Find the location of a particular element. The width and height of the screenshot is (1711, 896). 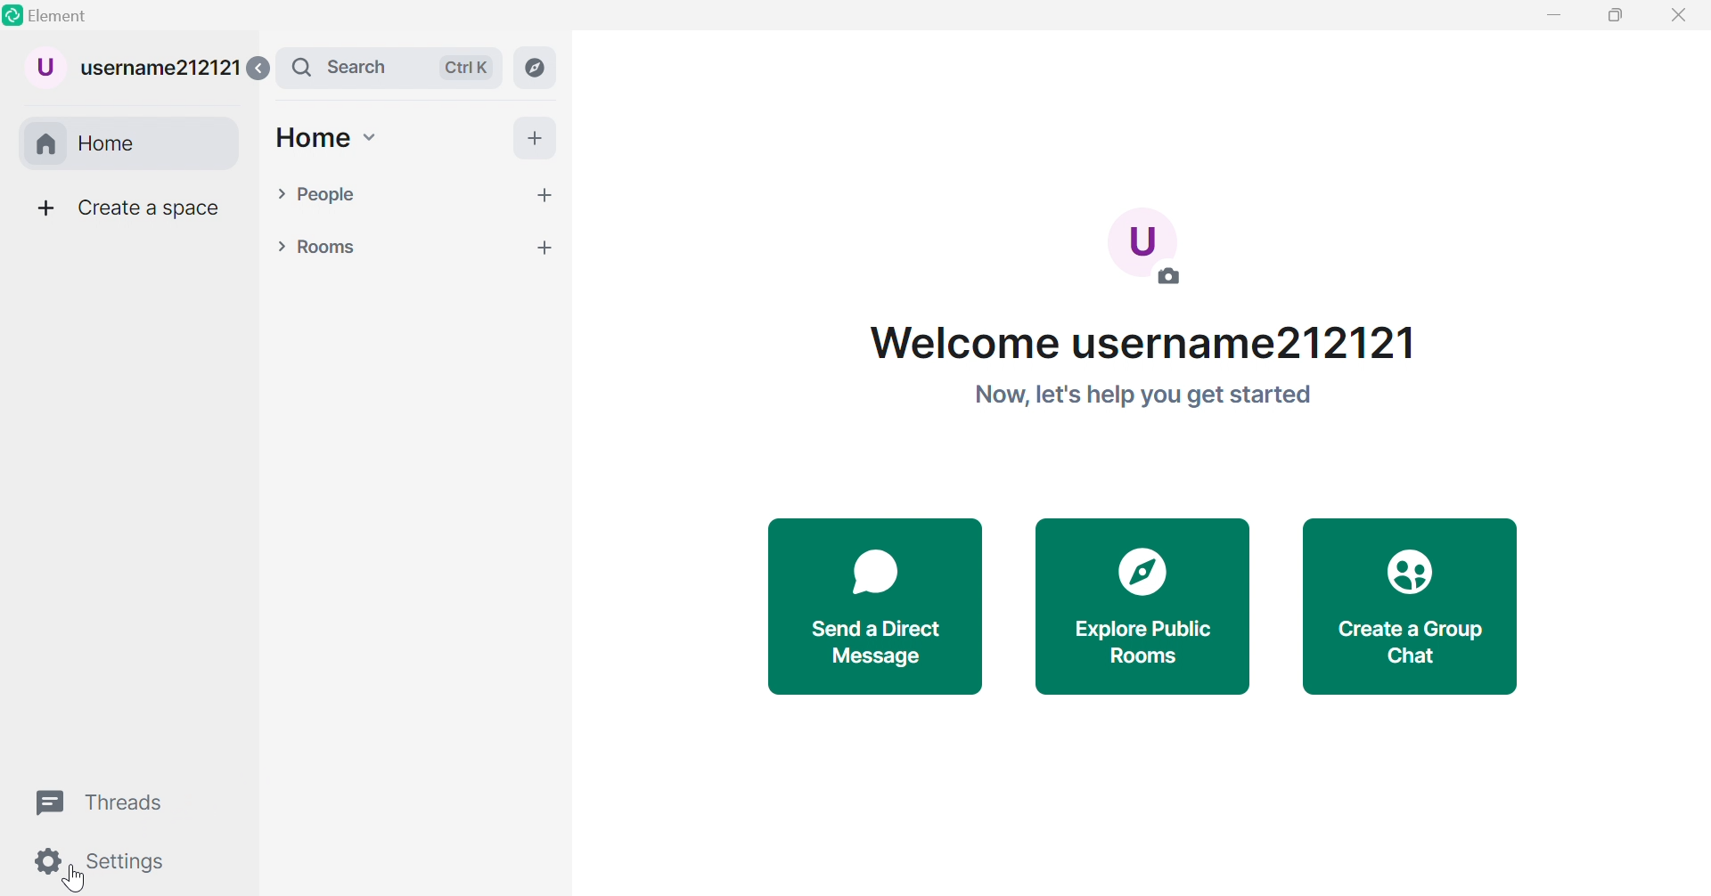

More is located at coordinates (45, 208).